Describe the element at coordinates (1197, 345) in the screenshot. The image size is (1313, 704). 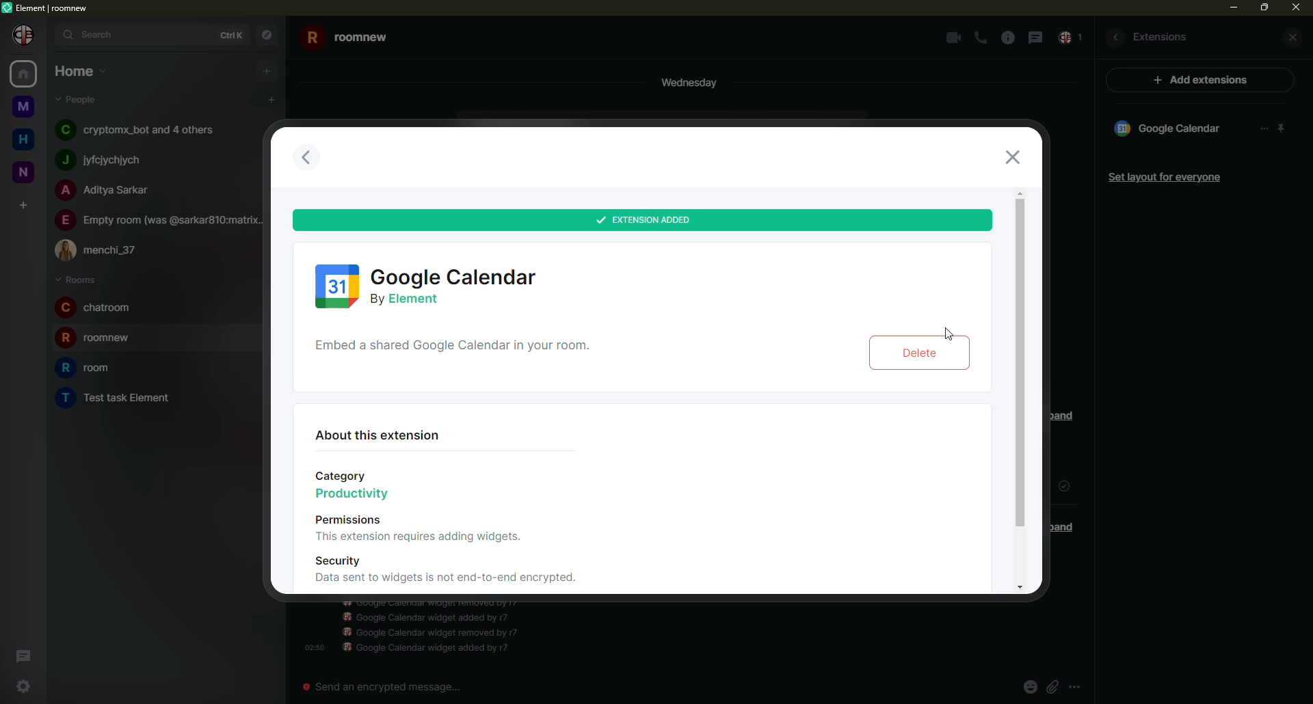
I see `icon` at that location.